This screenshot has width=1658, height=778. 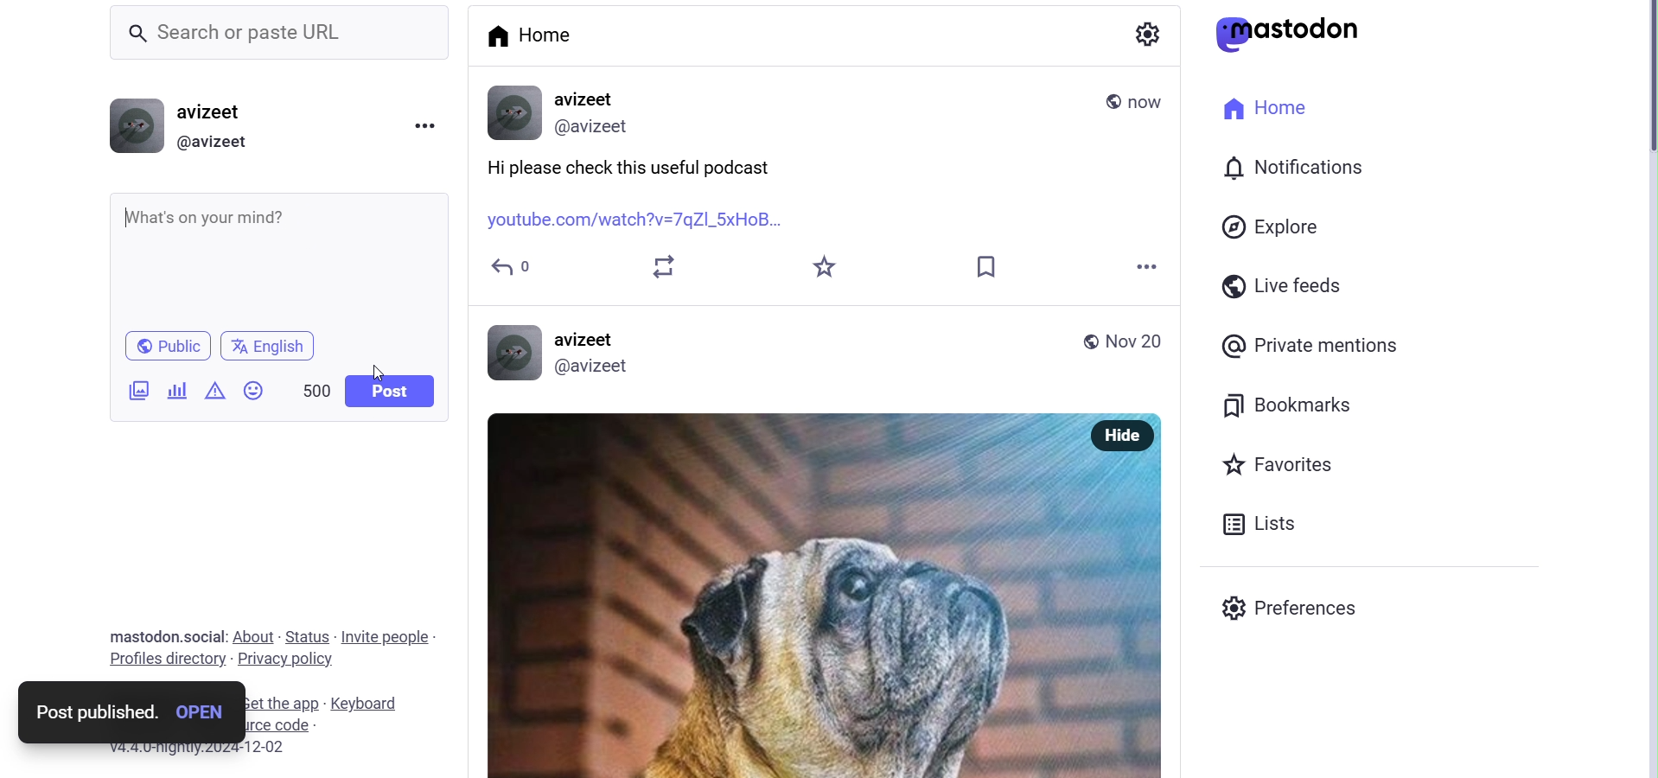 I want to click on menu, so click(x=427, y=125).